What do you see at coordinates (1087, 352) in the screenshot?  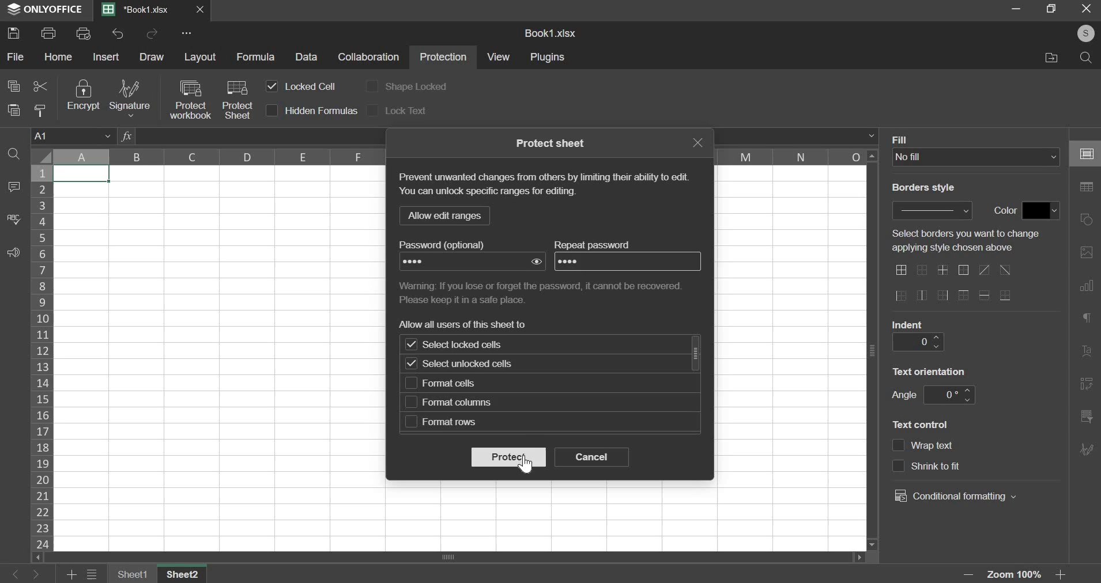 I see `right side bar` at bounding box center [1087, 352].